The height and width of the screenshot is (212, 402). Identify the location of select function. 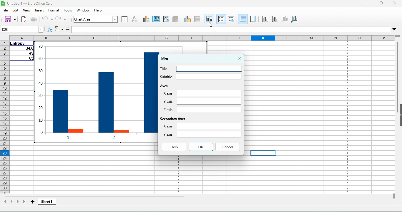
(58, 30).